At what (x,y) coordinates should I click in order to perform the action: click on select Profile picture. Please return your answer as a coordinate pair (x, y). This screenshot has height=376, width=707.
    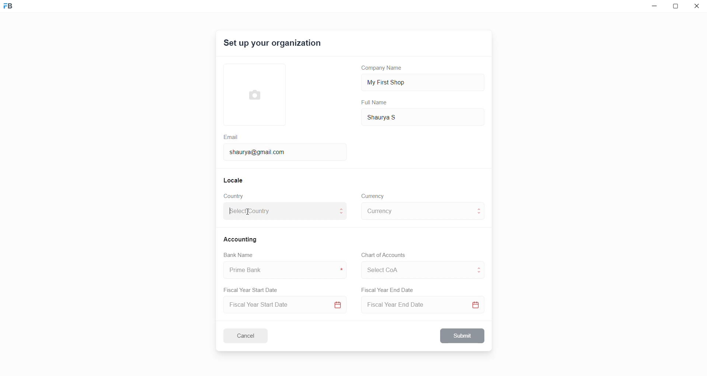
    Looking at the image, I should click on (251, 94).